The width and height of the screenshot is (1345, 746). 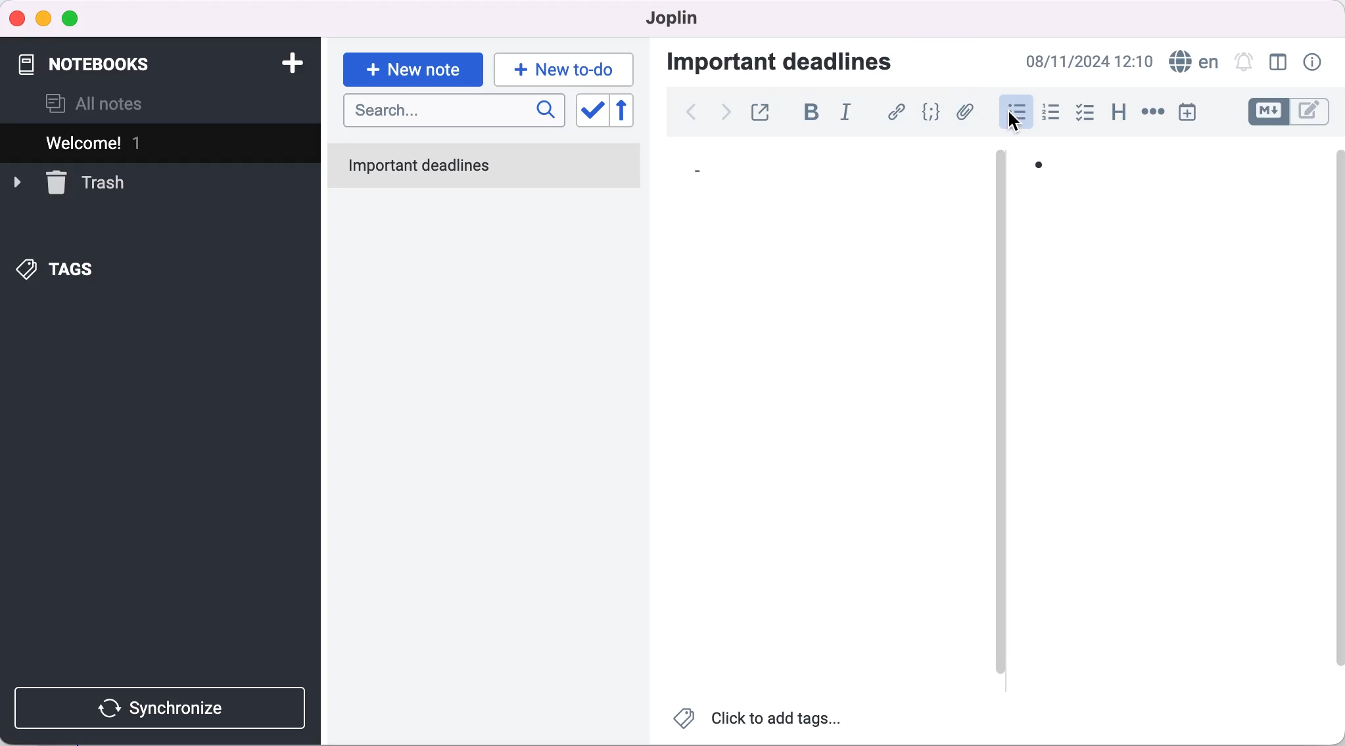 What do you see at coordinates (87, 183) in the screenshot?
I see `trash` at bounding box center [87, 183].